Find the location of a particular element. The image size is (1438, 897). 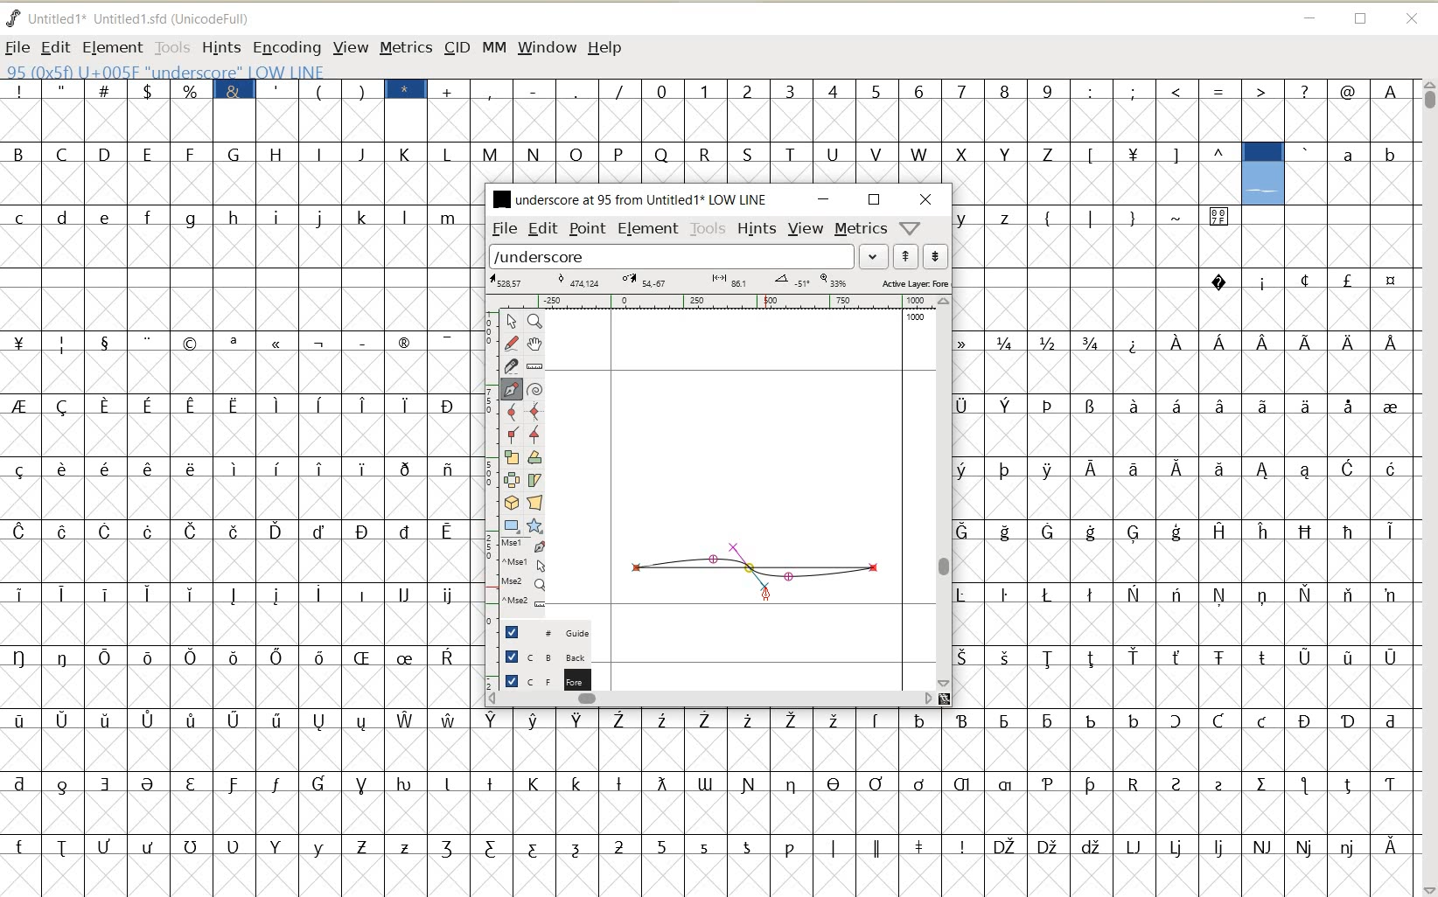

GLYPHY CHARACTERS is located at coordinates (1328, 541).